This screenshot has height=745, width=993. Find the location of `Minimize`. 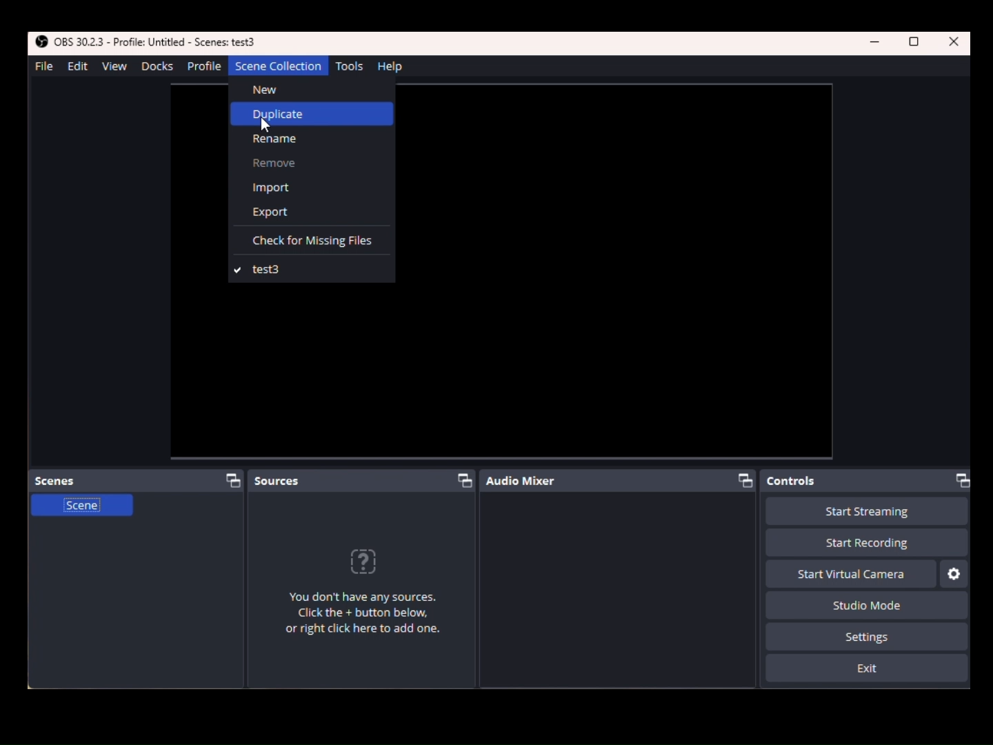

Minimize is located at coordinates (877, 43).